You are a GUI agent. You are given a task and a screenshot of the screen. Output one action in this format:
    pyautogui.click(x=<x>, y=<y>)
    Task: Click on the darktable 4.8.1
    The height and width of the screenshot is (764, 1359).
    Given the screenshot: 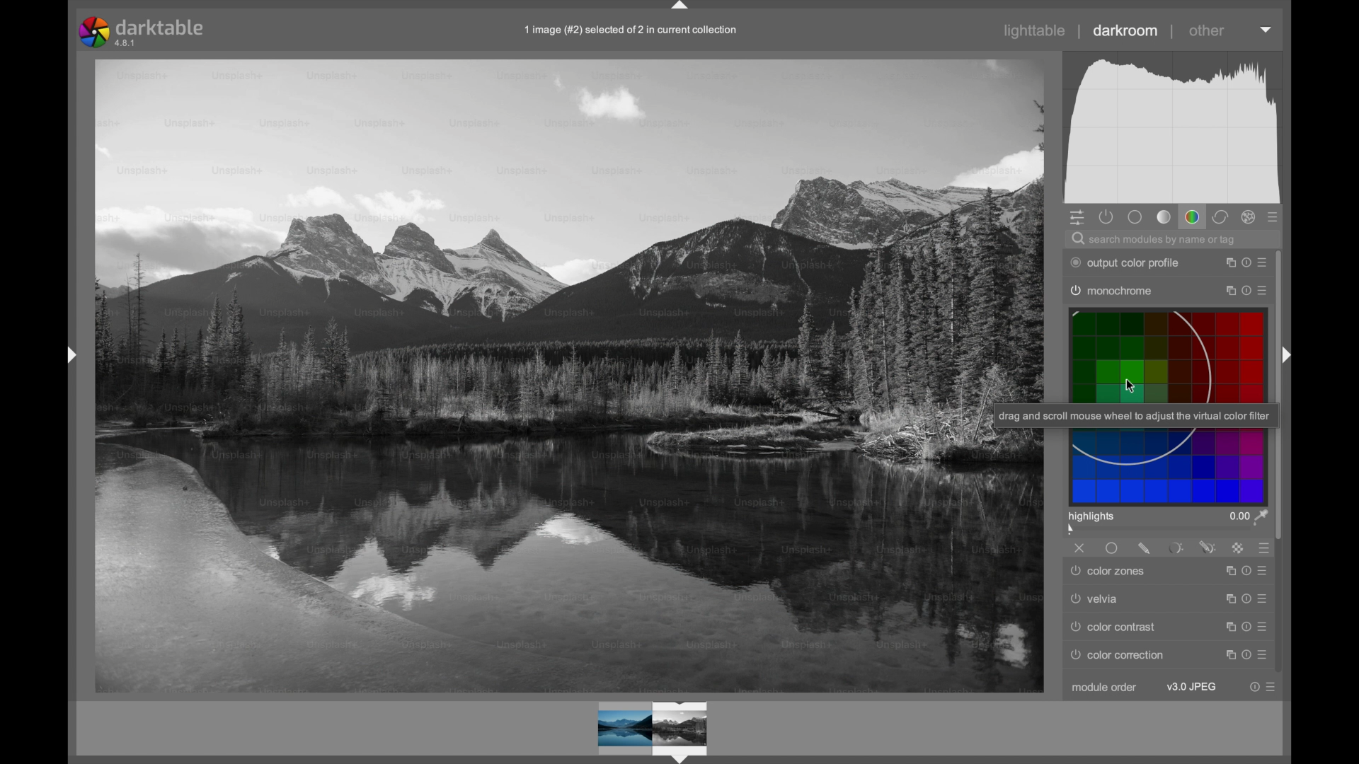 What is the action you would take?
    pyautogui.click(x=144, y=33)
    